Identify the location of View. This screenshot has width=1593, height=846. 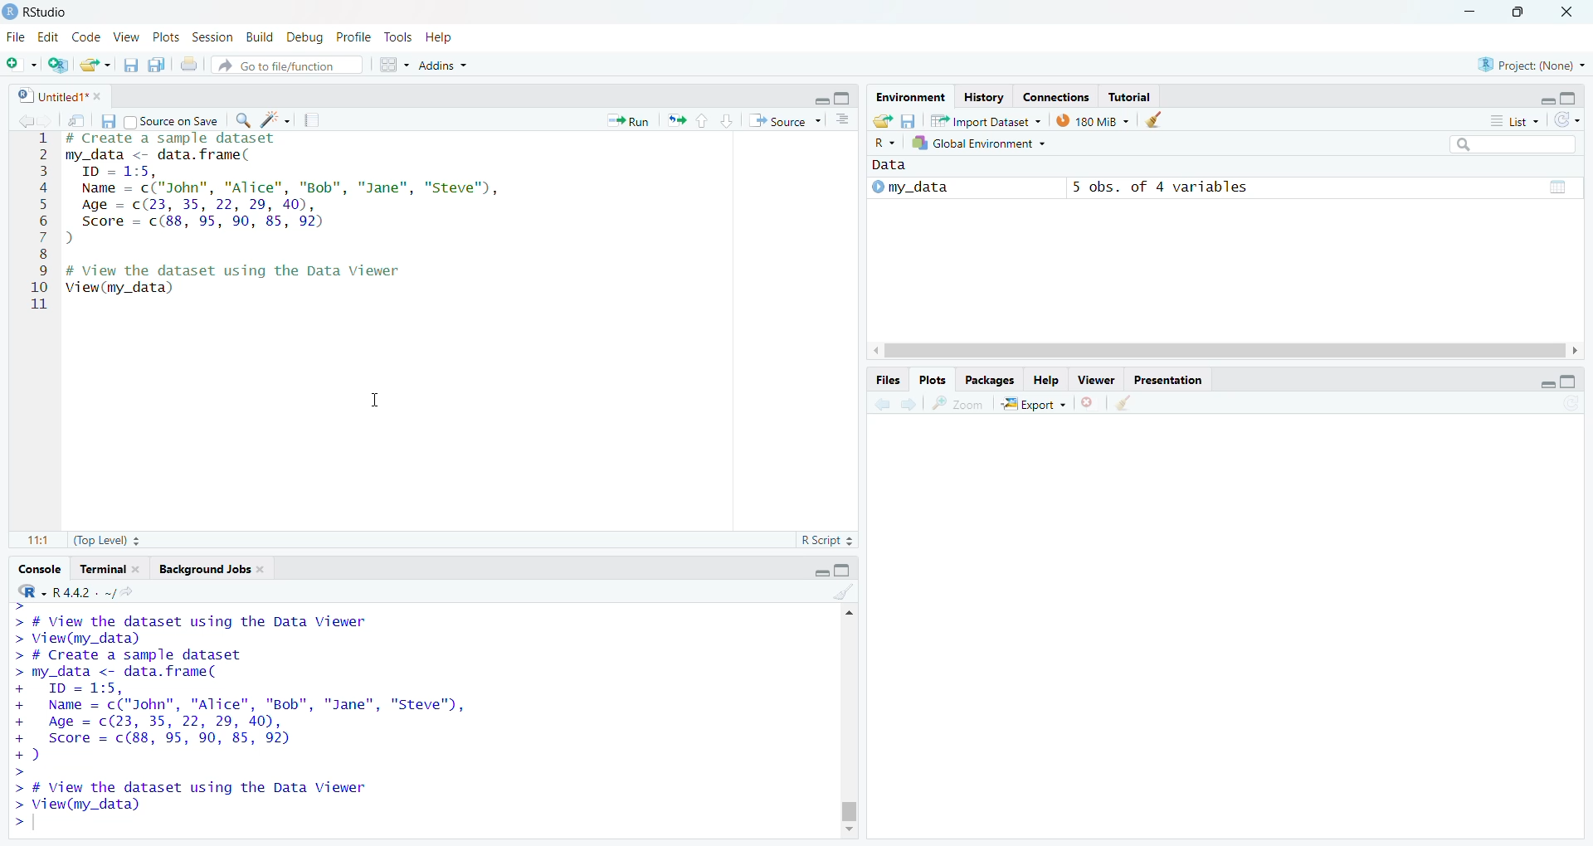
(129, 36).